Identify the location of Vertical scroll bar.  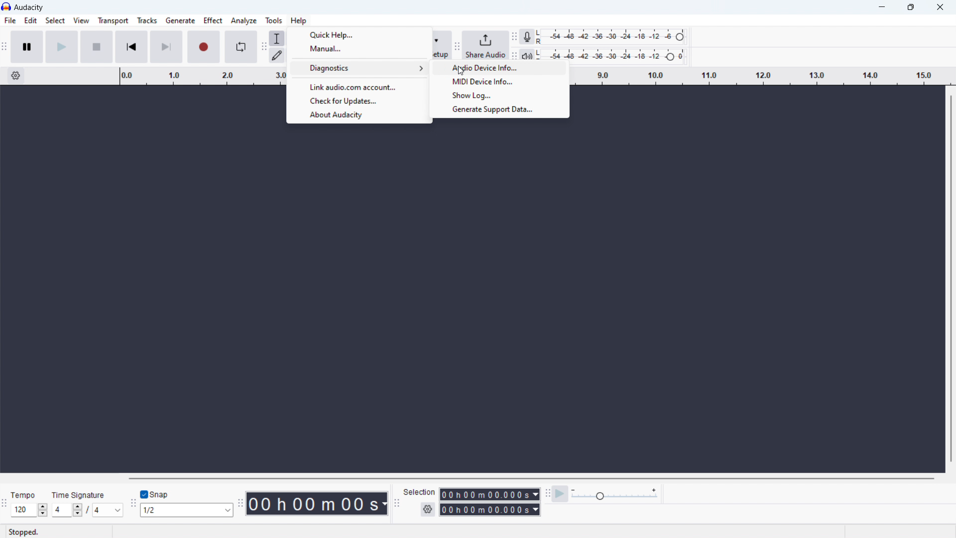
(949, 281).